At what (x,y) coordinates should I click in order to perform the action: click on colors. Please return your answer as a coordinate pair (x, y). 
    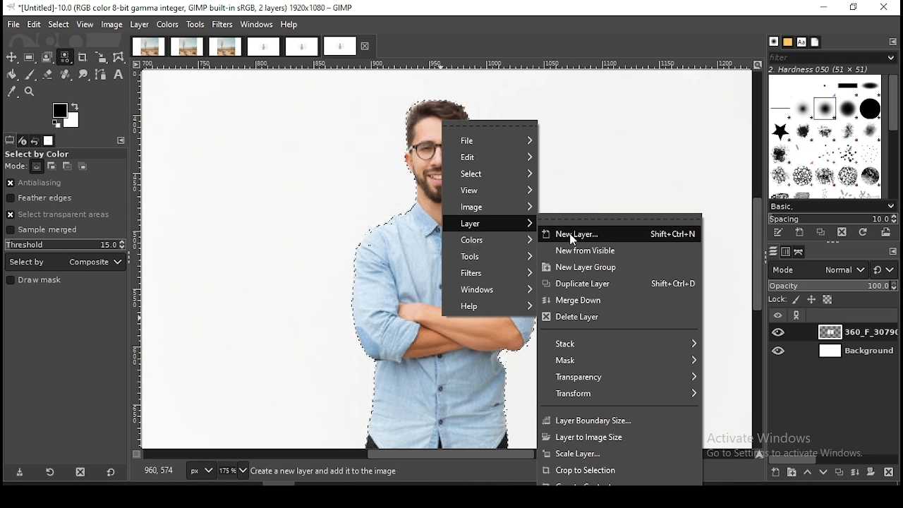
    Looking at the image, I should click on (167, 25).